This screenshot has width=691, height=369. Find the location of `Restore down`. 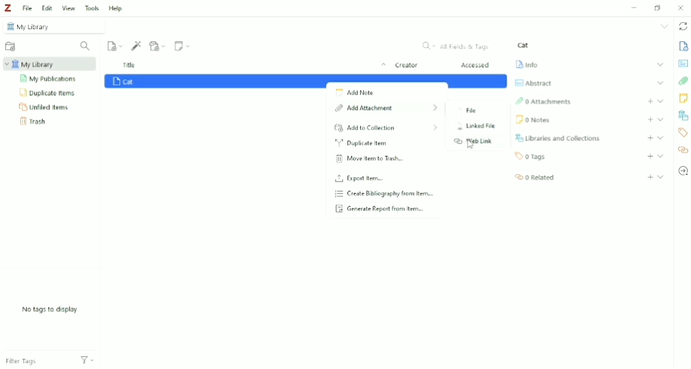

Restore down is located at coordinates (659, 7).